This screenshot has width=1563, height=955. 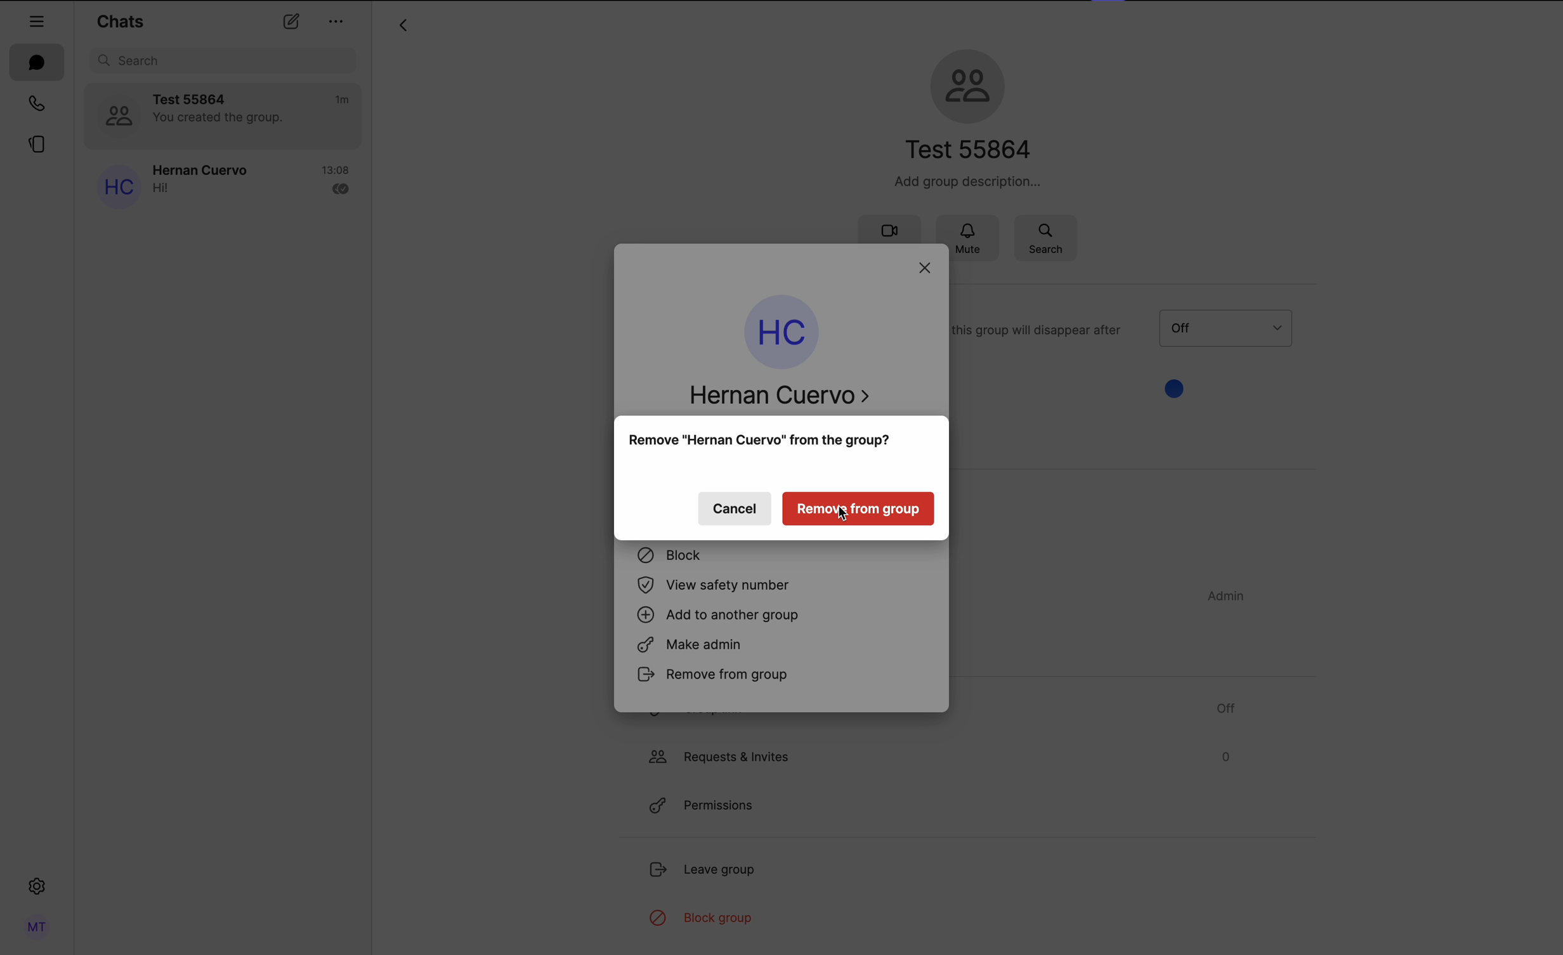 I want to click on arrow, so click(x=402, y=27).